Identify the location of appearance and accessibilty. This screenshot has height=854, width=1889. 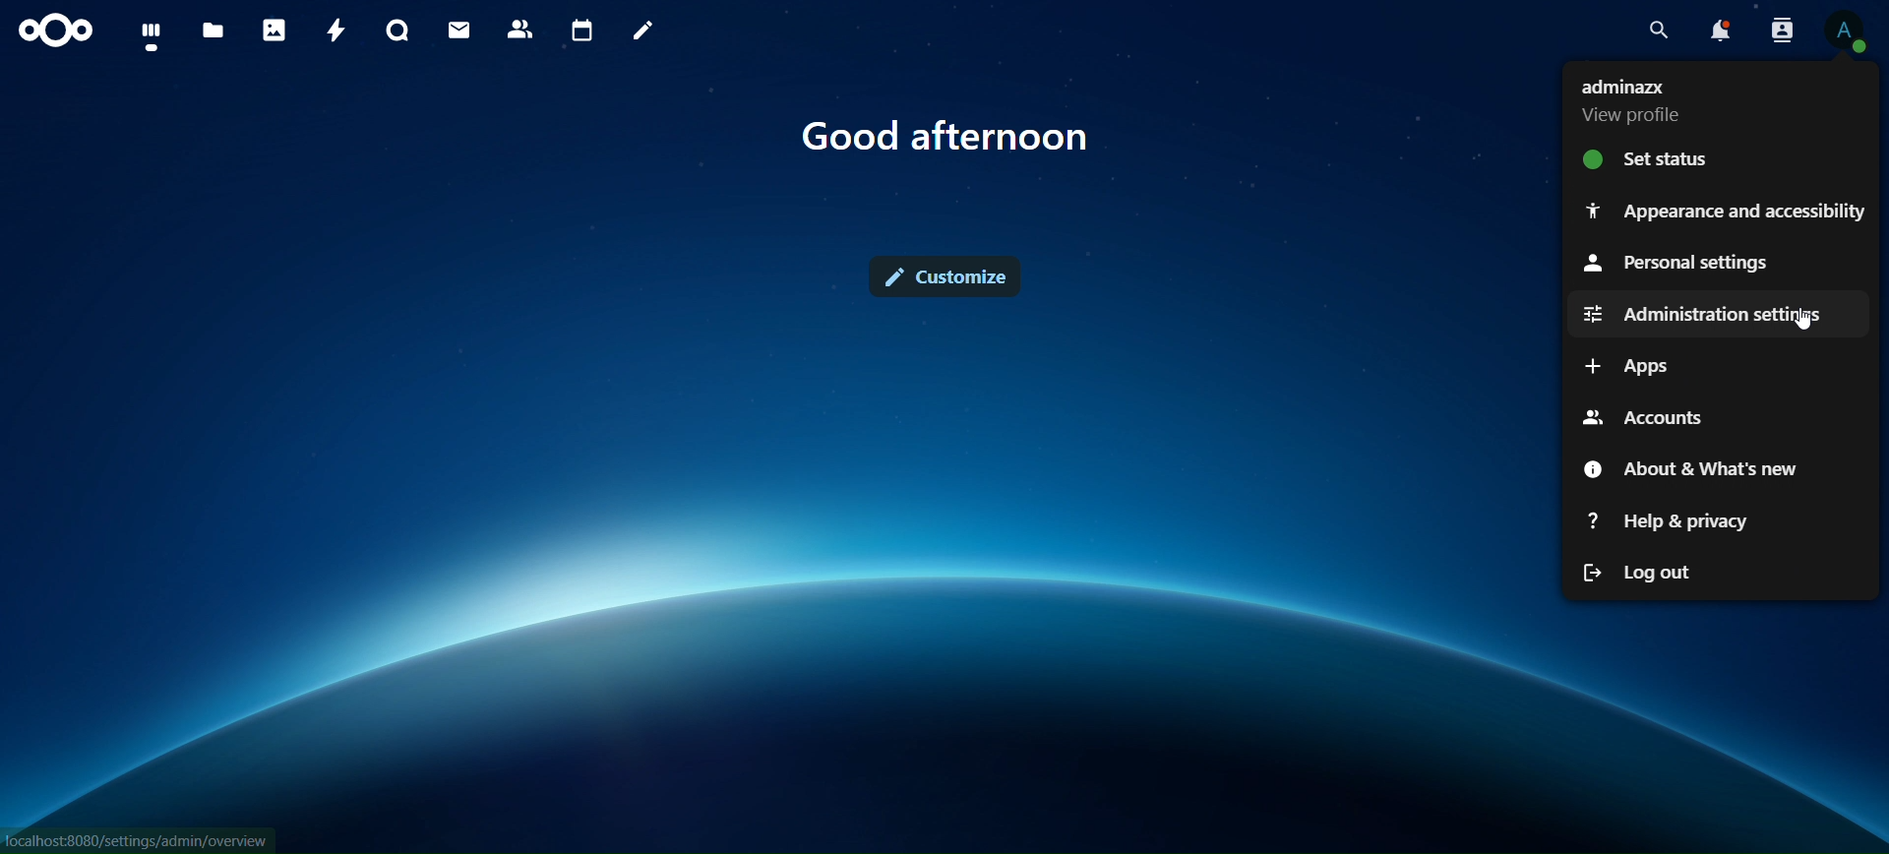
(1722, 213).